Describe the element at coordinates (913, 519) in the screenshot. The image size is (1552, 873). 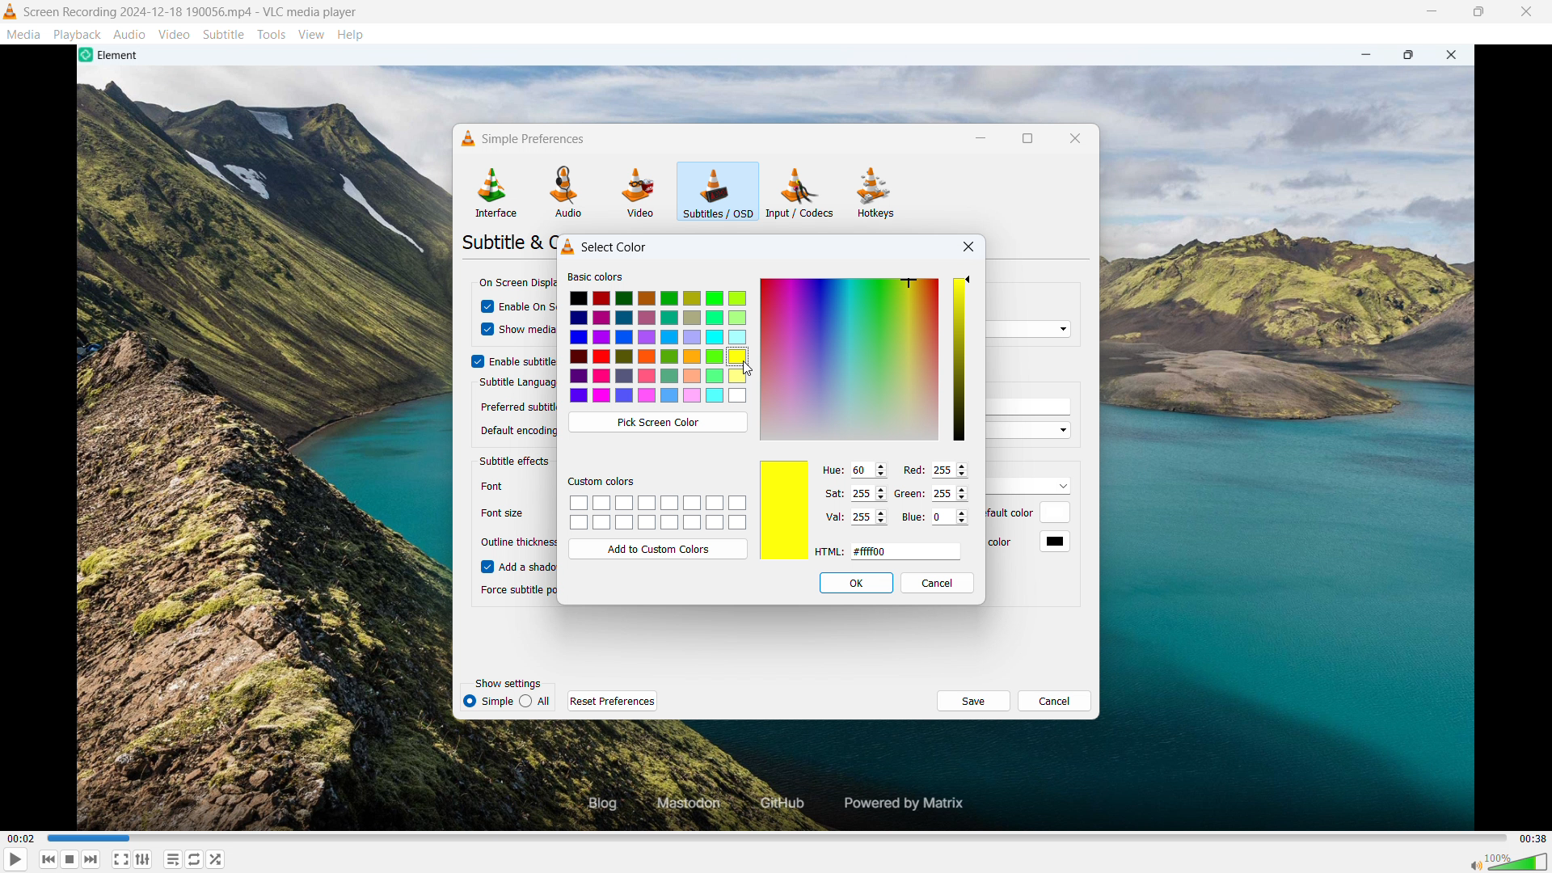
I see `Blue` at that location.